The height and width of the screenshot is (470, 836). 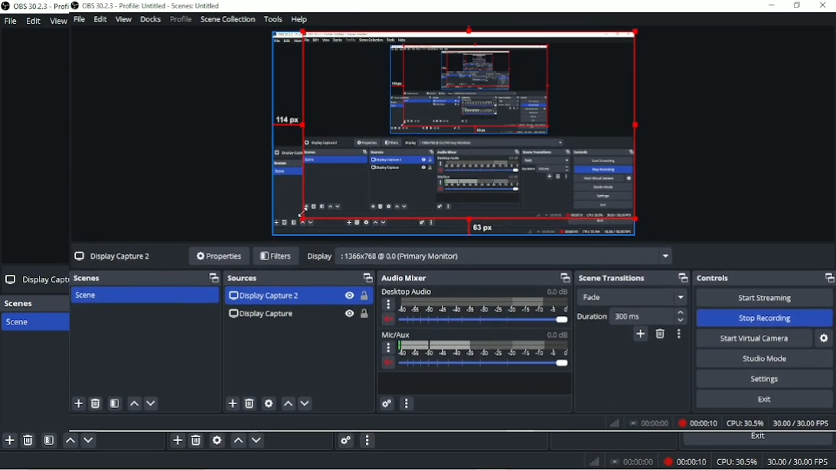 What do you see at coordinates (90, 278) in the screenshot?
I see `Scenes` at bounding box center [90, 278].